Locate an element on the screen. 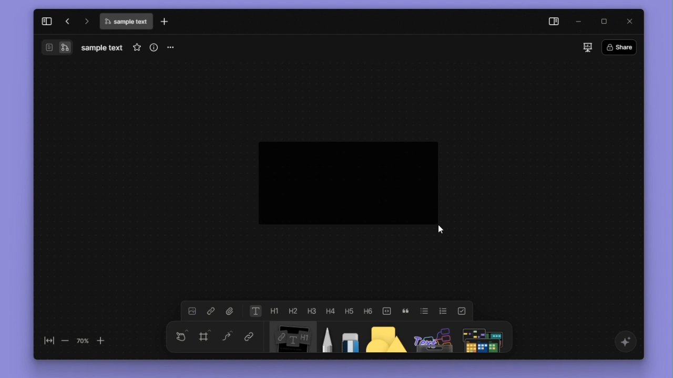 The image size is (673, 378). fit to screen is located at coordinates (46, 341).